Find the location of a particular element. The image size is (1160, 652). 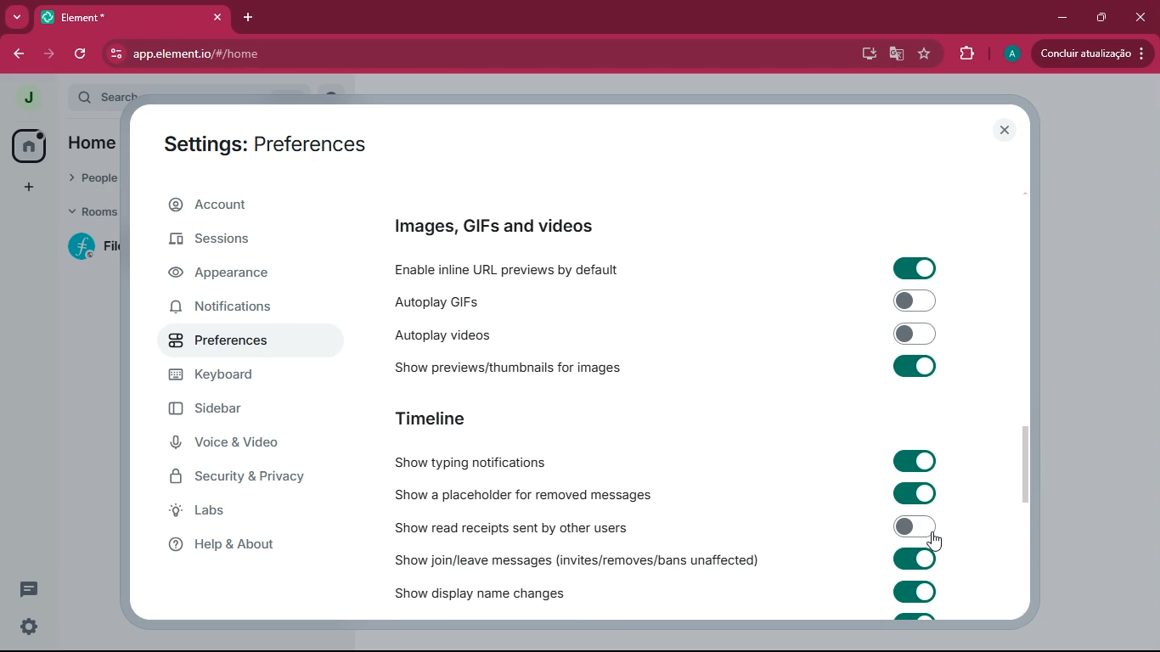

threads is located at coordinates (29, 589).